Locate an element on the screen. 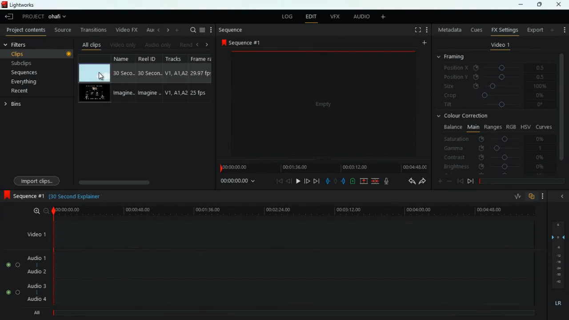 The height and width of the screenshot is (320, 569). reel id is located at coordinates (150, 58).